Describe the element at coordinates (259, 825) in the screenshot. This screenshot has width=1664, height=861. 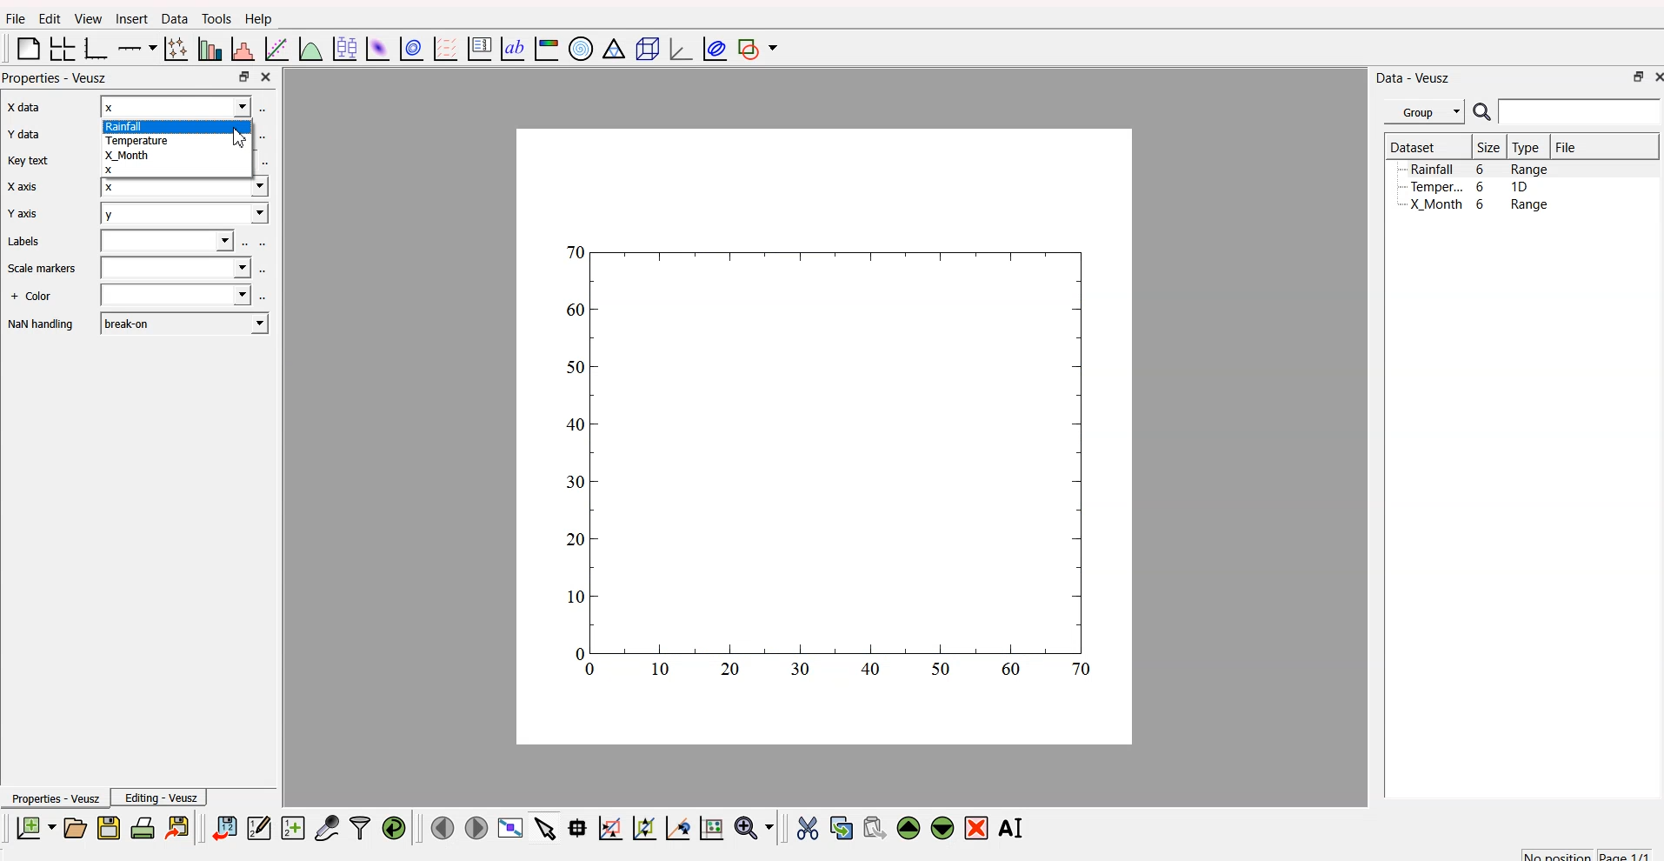
I see `editor` at that location.